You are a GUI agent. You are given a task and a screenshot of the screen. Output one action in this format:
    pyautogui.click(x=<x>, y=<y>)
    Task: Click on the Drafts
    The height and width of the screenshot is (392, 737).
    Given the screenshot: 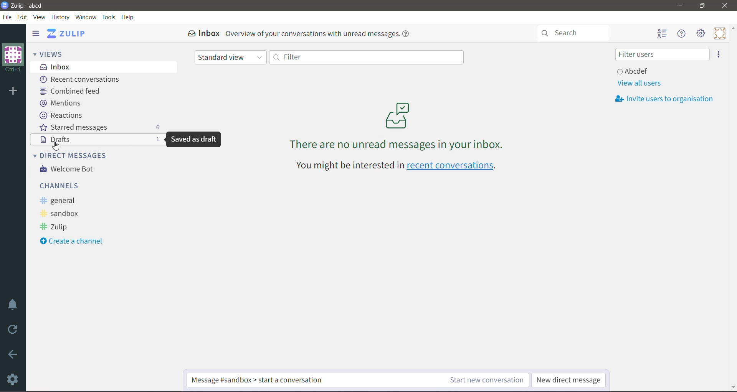 What is the action you would take?
    pyautogui.click(x=57, y=140)
    